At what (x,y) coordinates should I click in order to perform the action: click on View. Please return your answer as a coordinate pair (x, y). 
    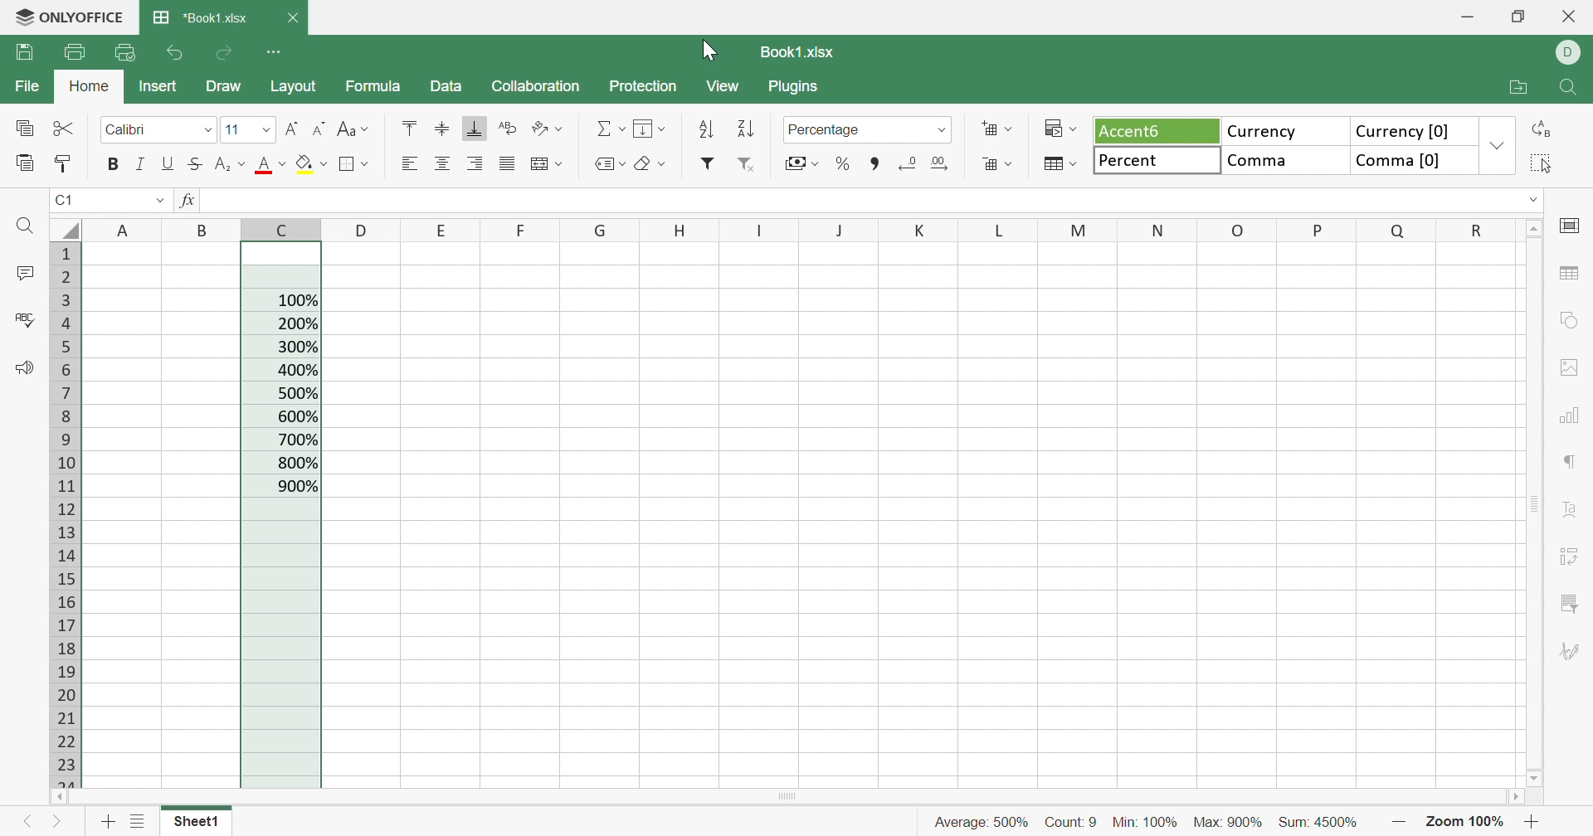
    Looking at the image, I should click on (723, 87).